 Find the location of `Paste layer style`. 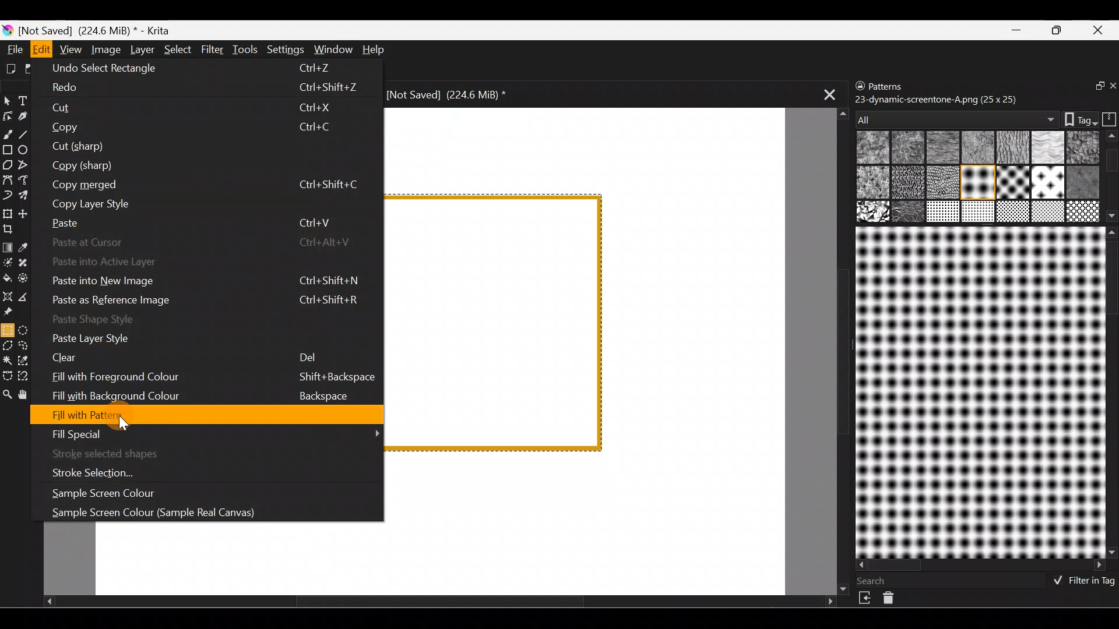

Paste layer style is located at coordinates (154, 337).